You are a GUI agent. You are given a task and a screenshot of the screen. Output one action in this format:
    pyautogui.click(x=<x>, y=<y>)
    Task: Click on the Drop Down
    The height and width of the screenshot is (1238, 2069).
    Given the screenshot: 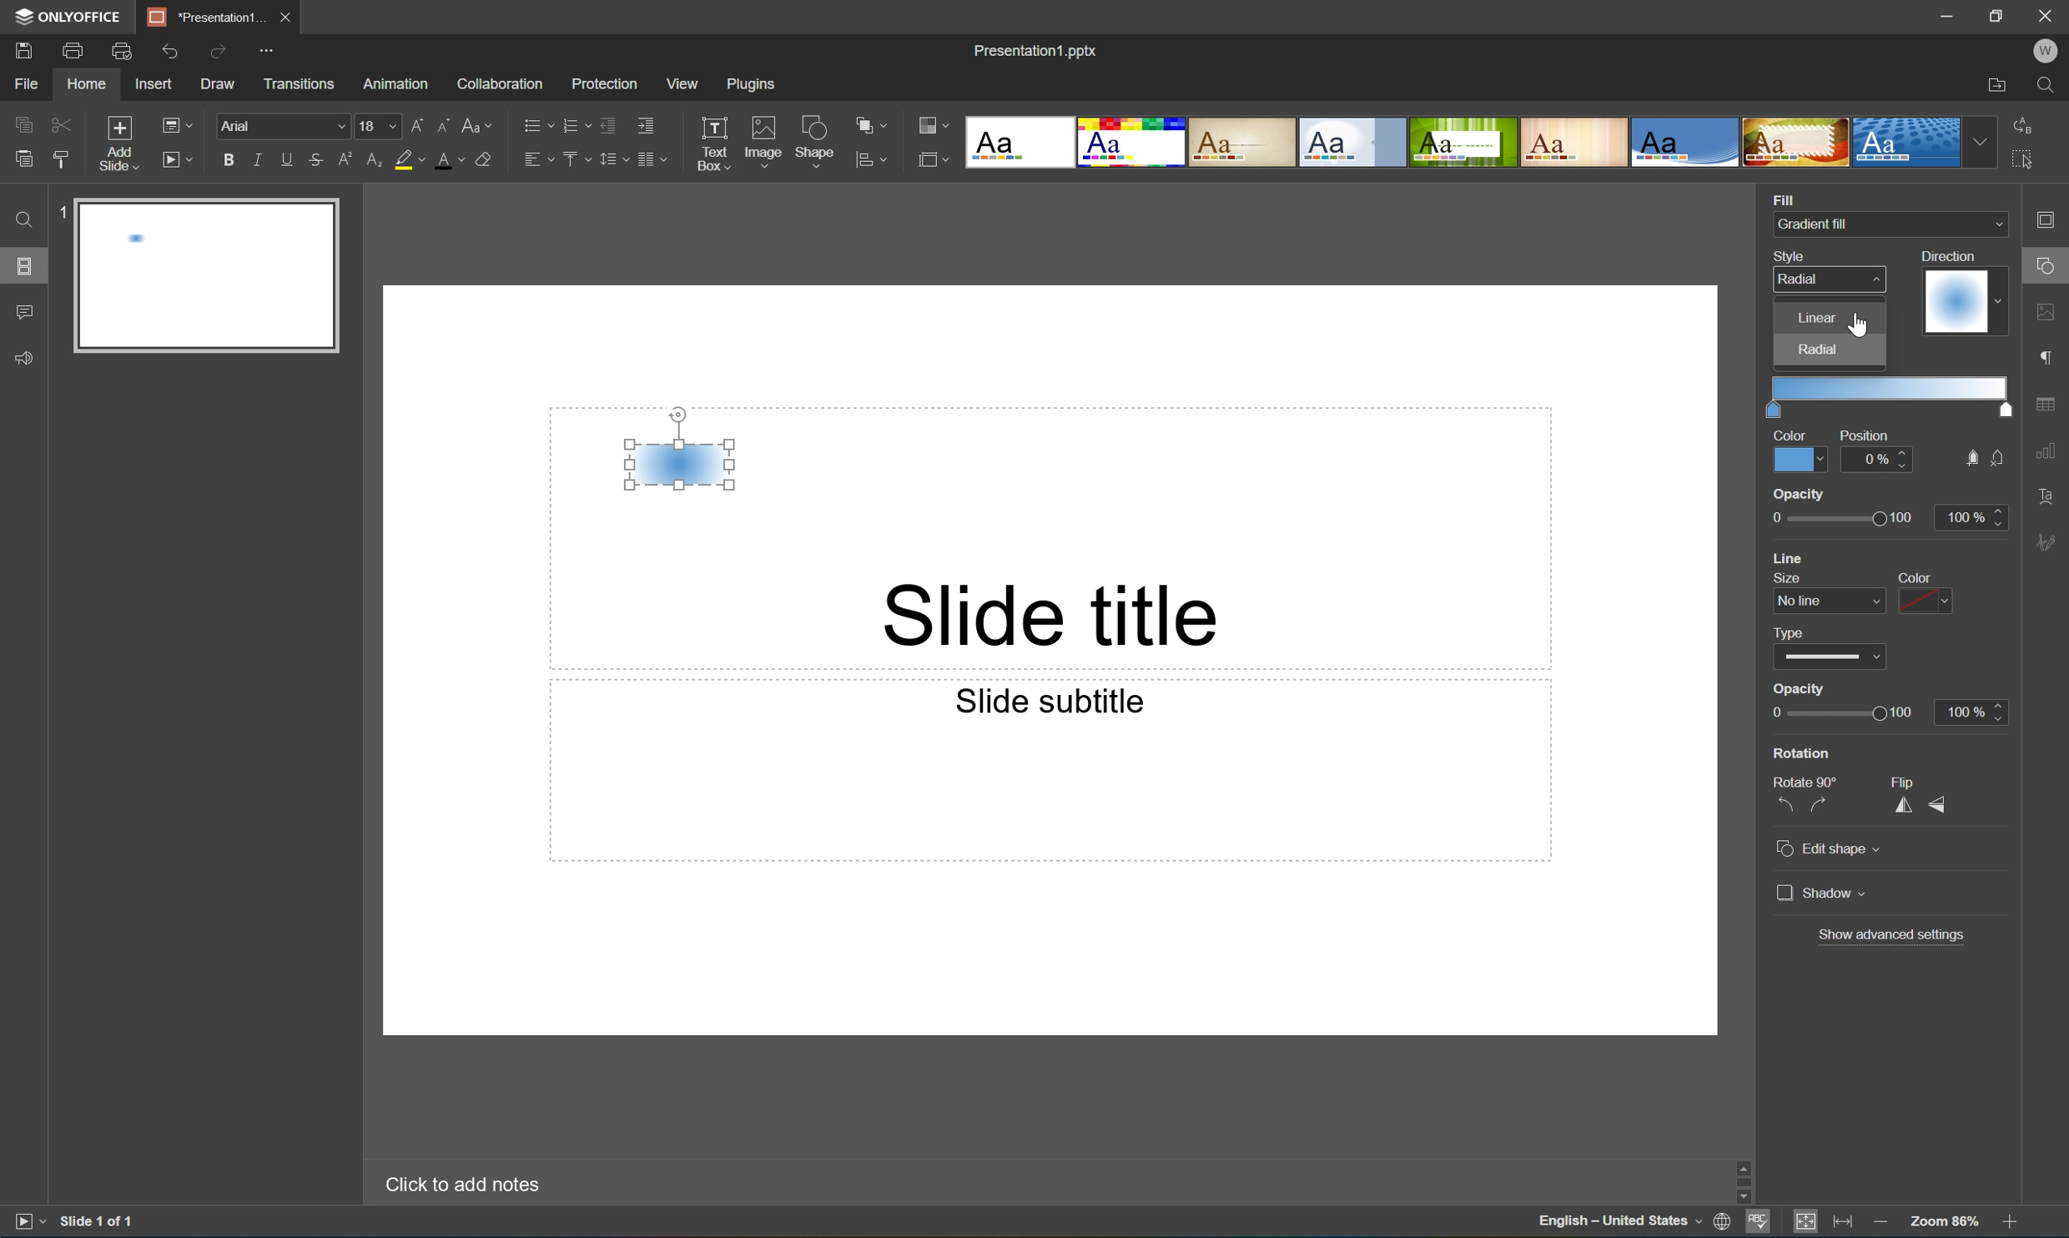 What is the action you would take?
    pyautogui.click(x=1996, y=224)
    